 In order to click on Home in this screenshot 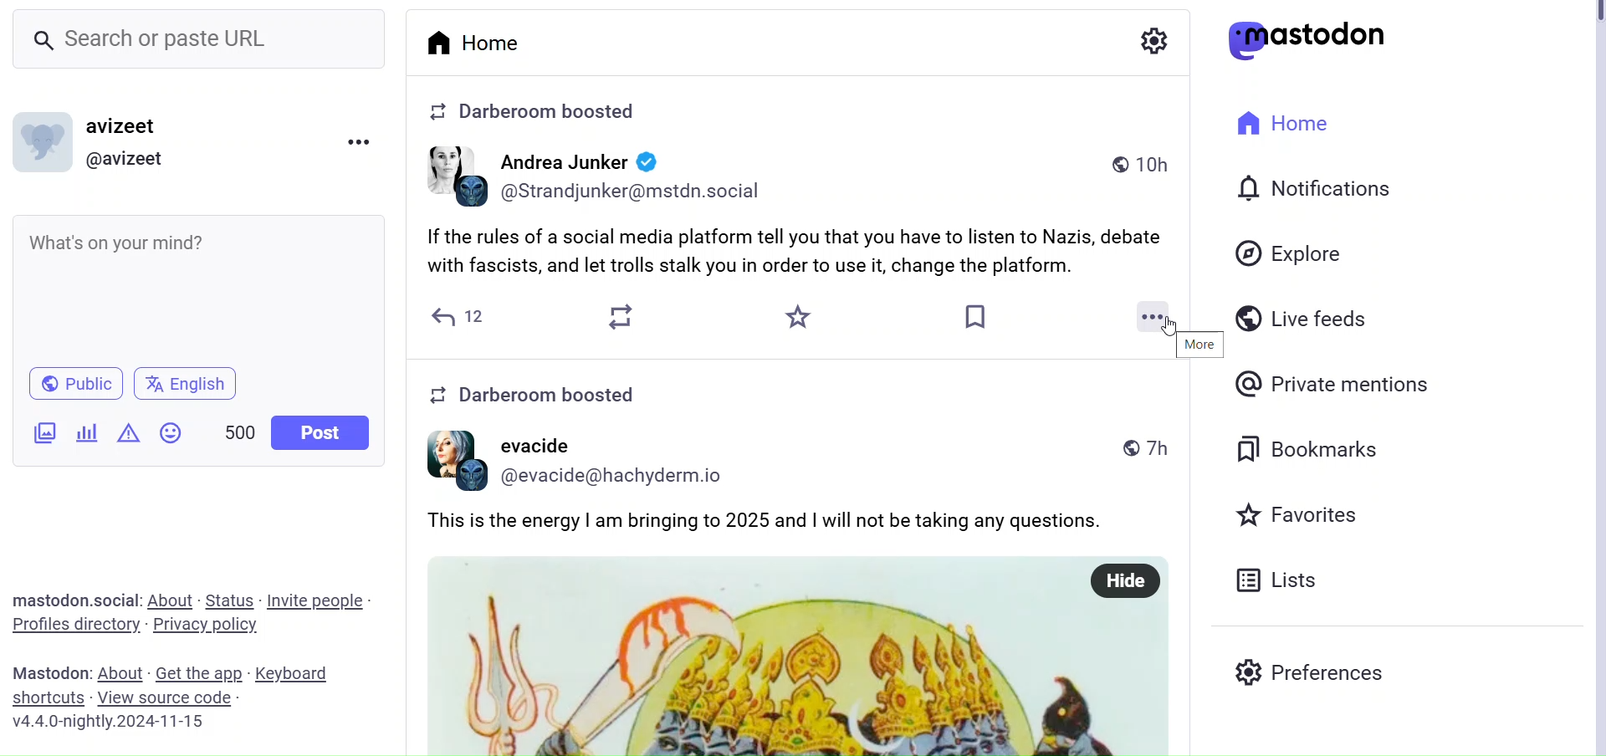, I will do `click(1283, 123)`.